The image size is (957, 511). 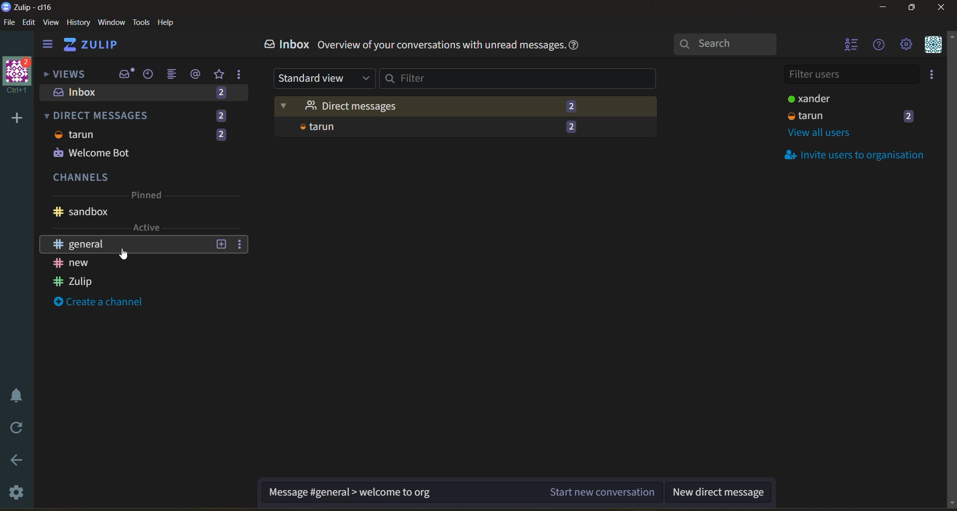 What do you see at coordinates (243, 77) in the screenshot?
I see `reactions and drafts` at bounding box center [243, 77].